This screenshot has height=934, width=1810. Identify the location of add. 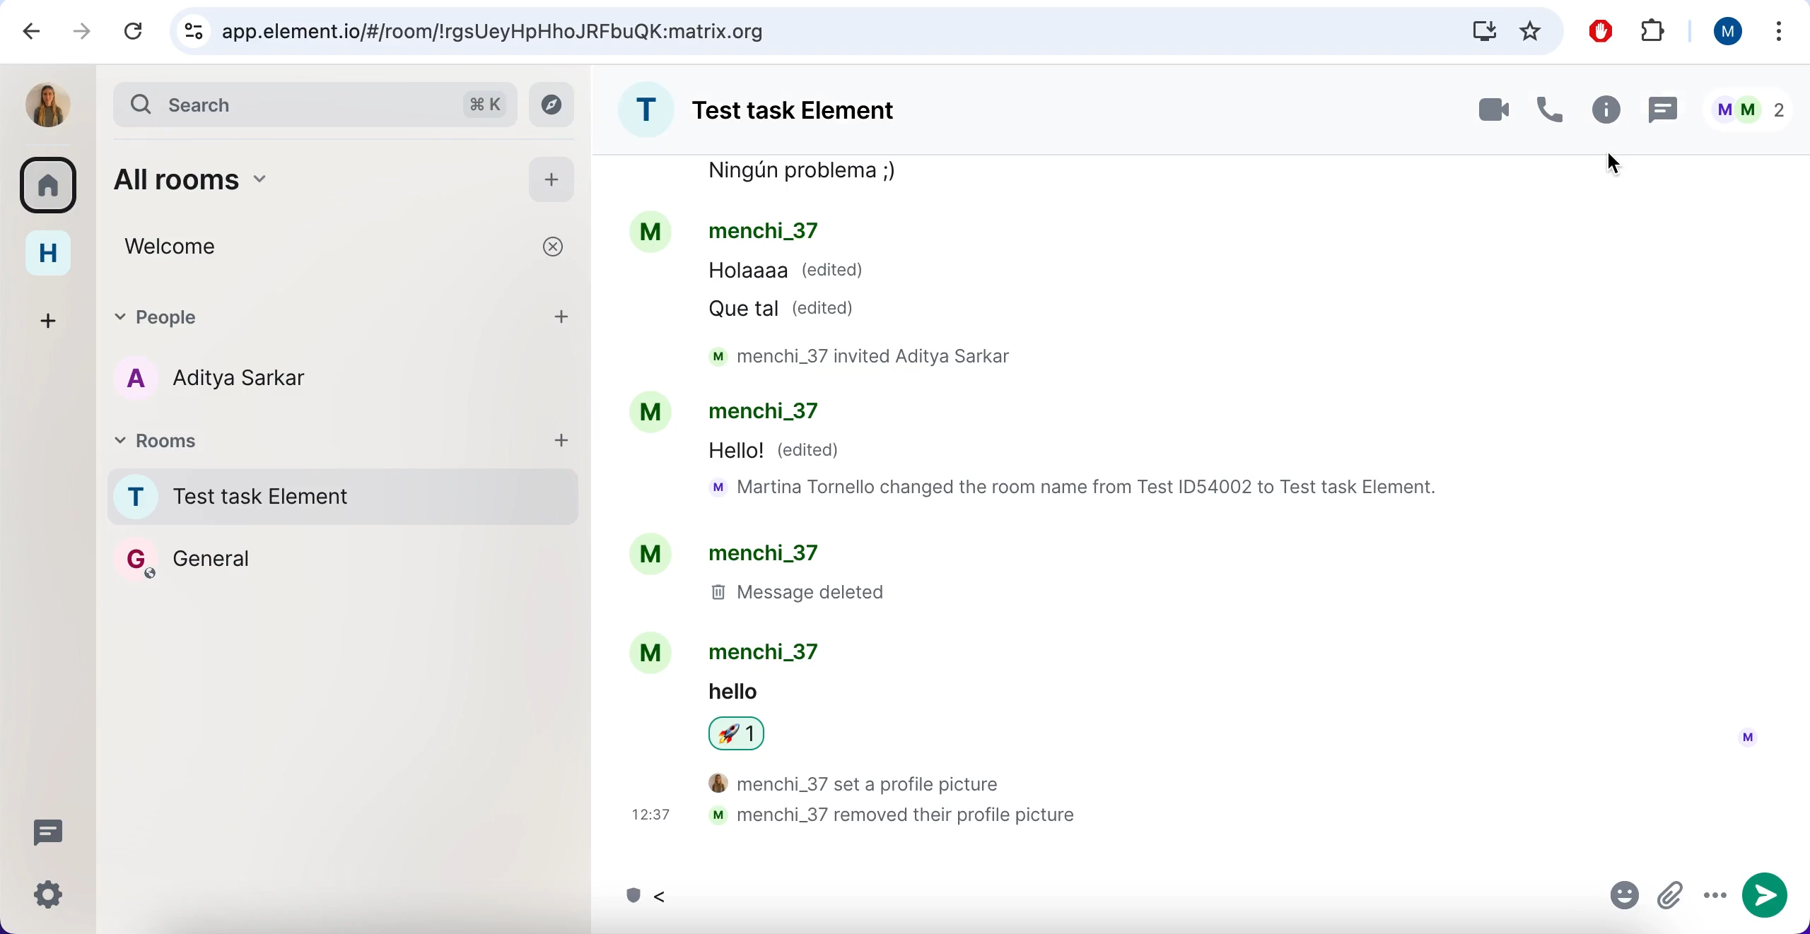
(570, 446).